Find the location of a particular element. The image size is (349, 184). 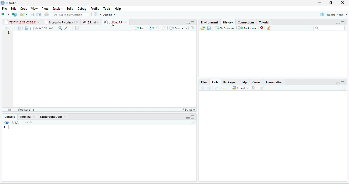

search bar is located at coordinates (330, 28).